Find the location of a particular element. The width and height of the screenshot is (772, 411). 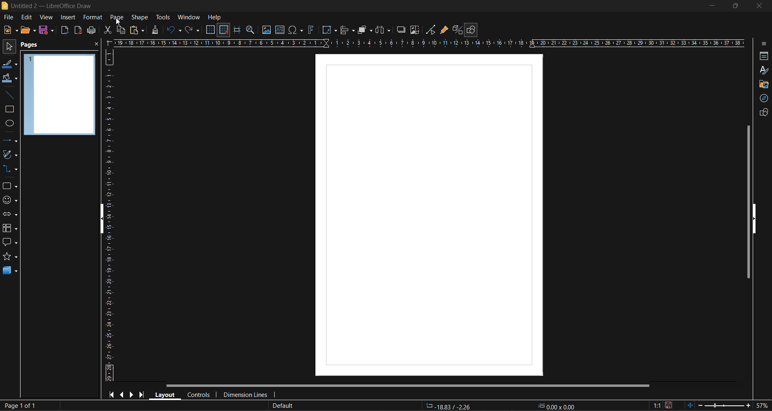

export is located at coordinates (66, 30).